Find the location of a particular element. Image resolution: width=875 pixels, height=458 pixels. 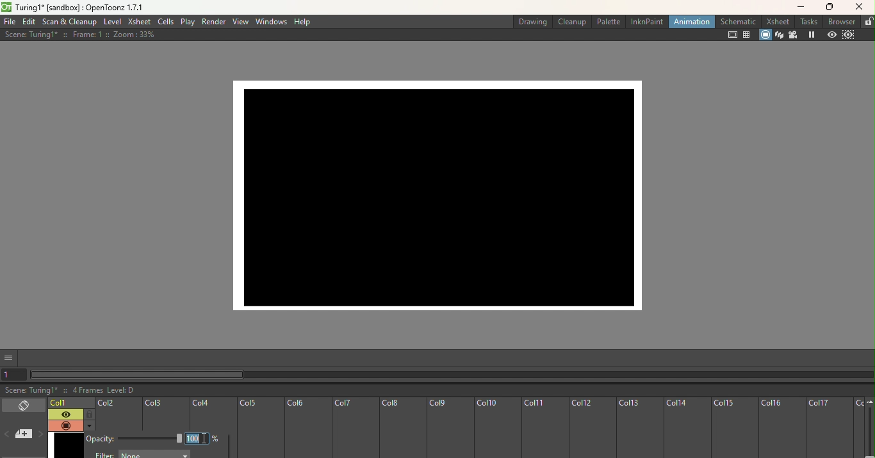

Col3 is located at coordinates (166, 415).